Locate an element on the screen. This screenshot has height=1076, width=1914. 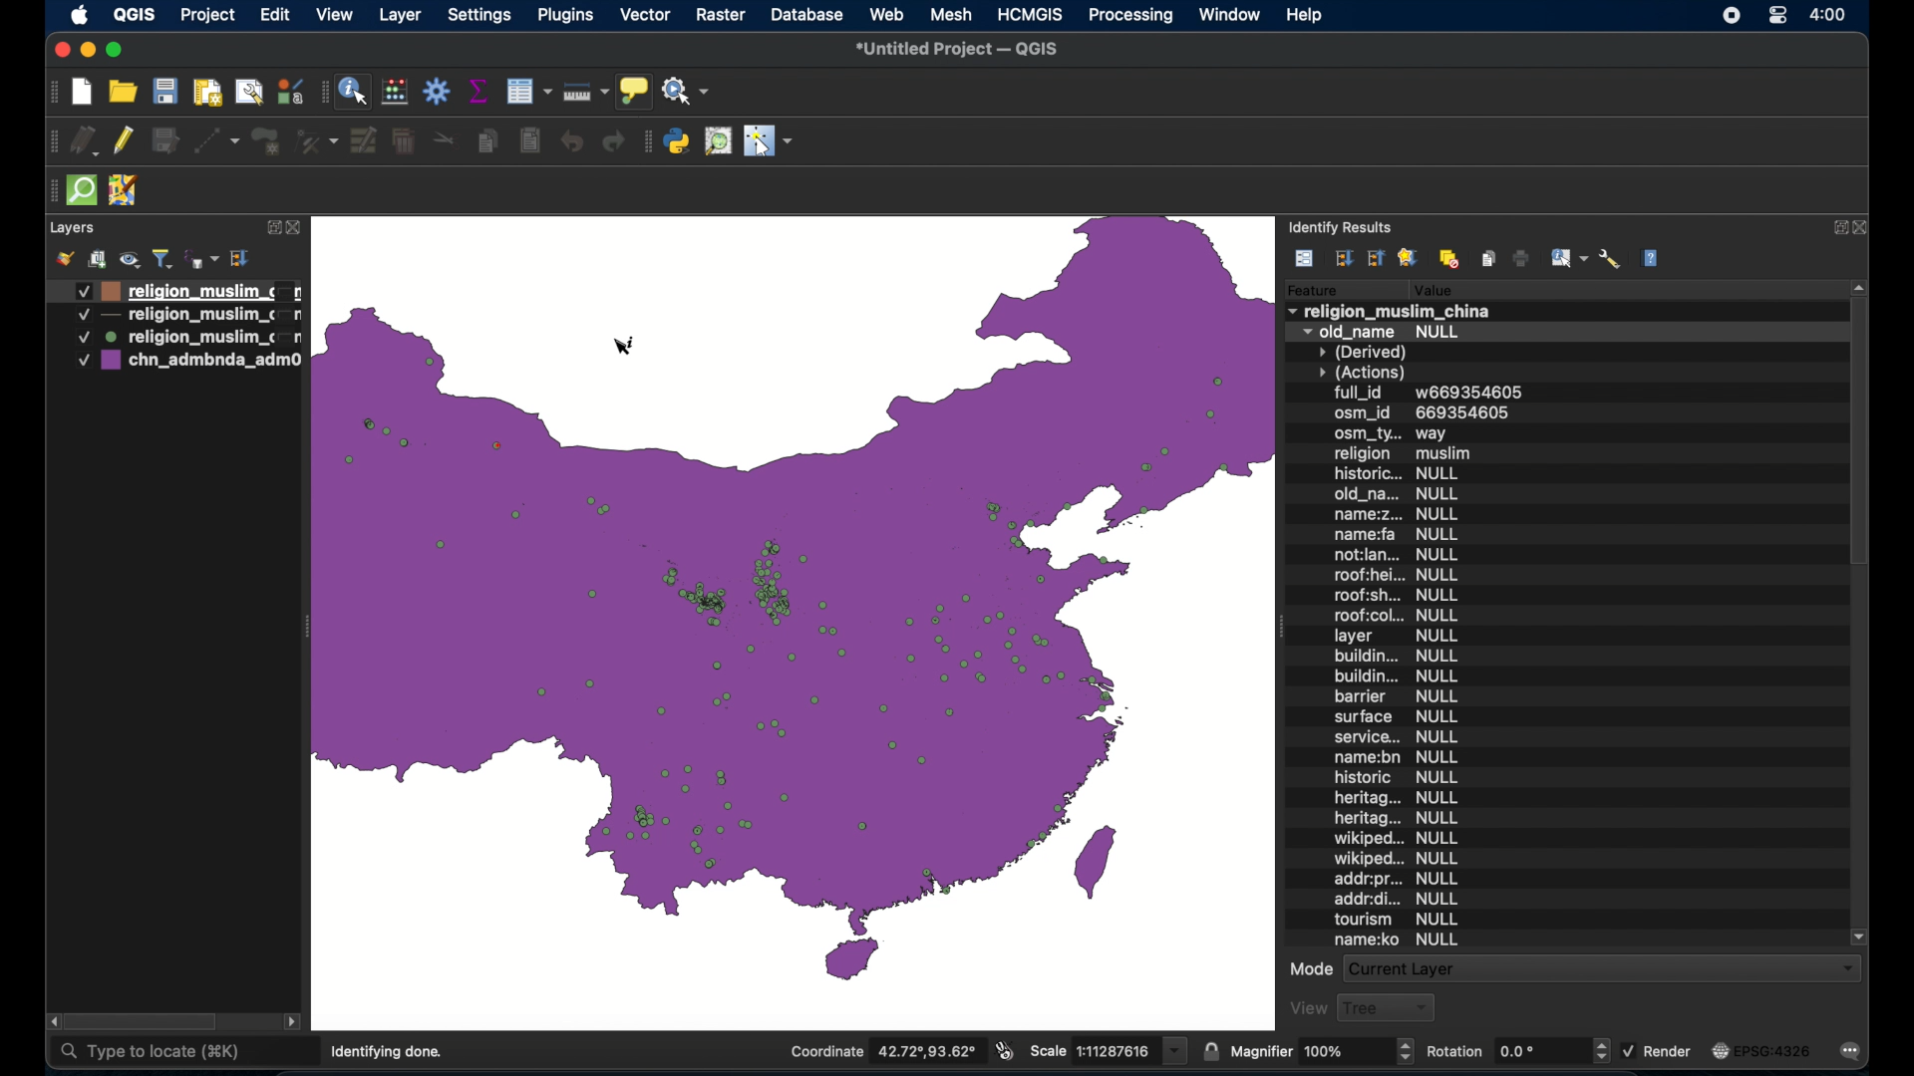
open layout manager is located at coordinates (247, 92).